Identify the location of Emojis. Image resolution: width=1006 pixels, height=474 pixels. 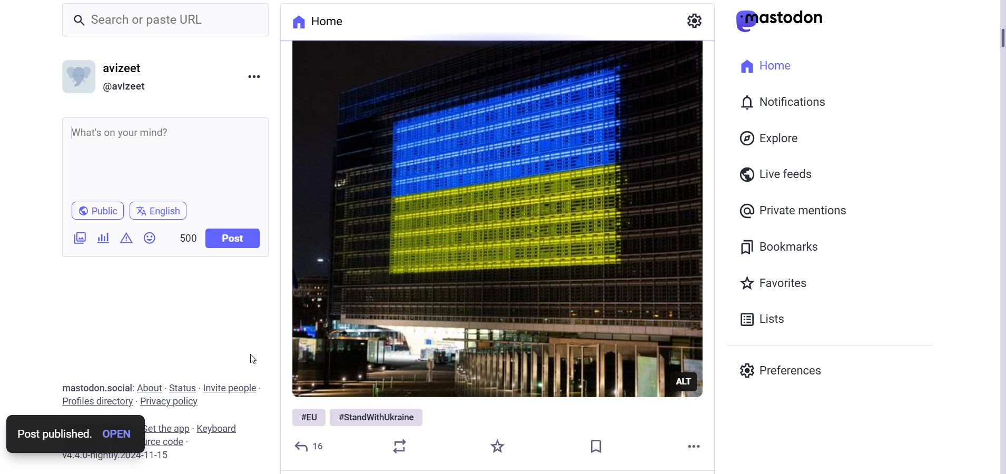
(152, 236).